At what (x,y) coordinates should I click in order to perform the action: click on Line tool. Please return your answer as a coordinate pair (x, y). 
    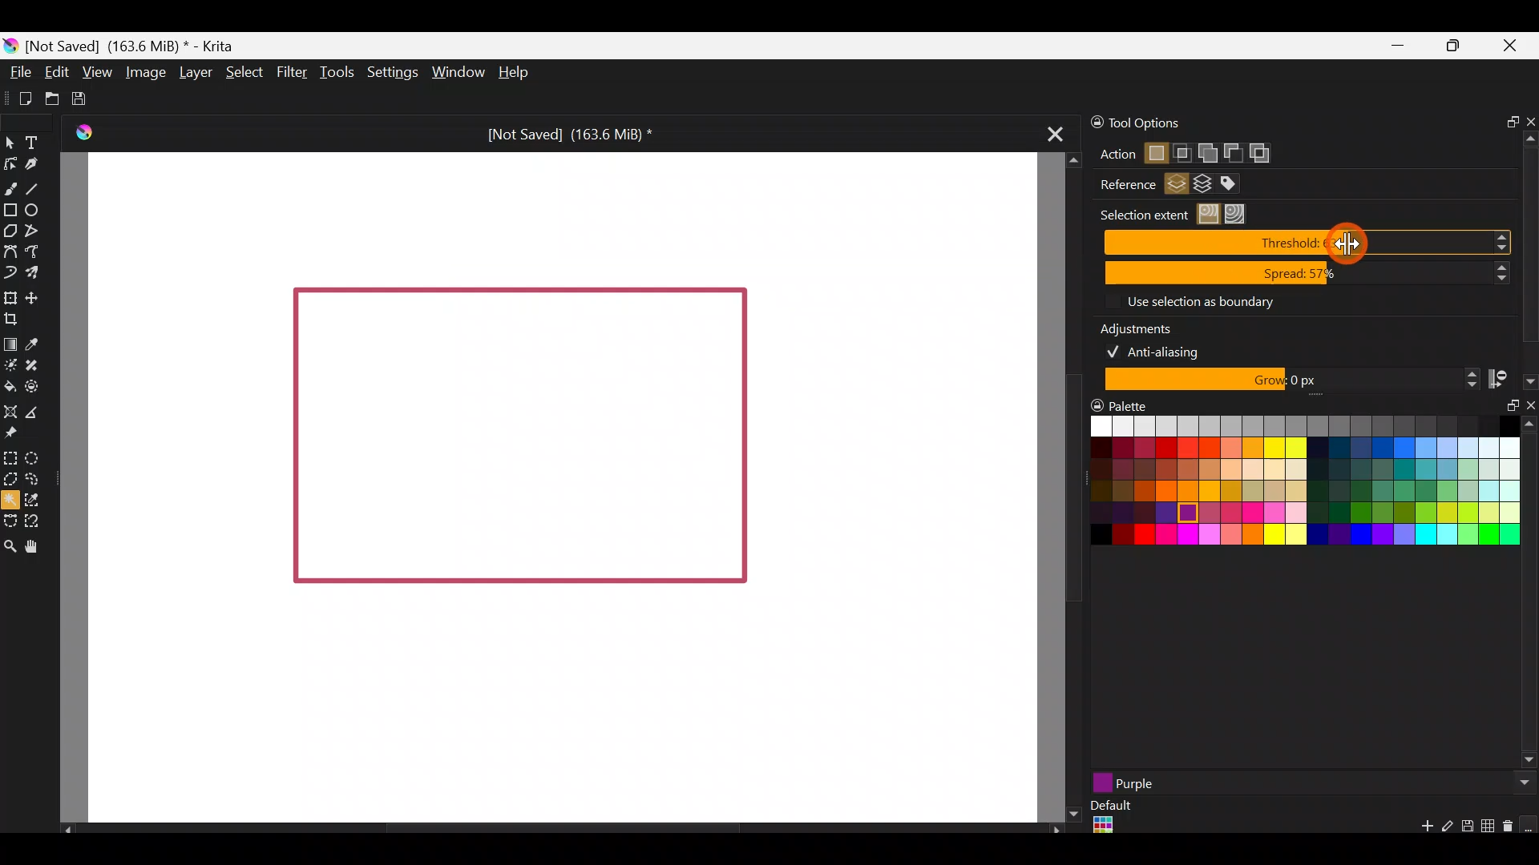
    Looking at the image, I should click on (38, 184).